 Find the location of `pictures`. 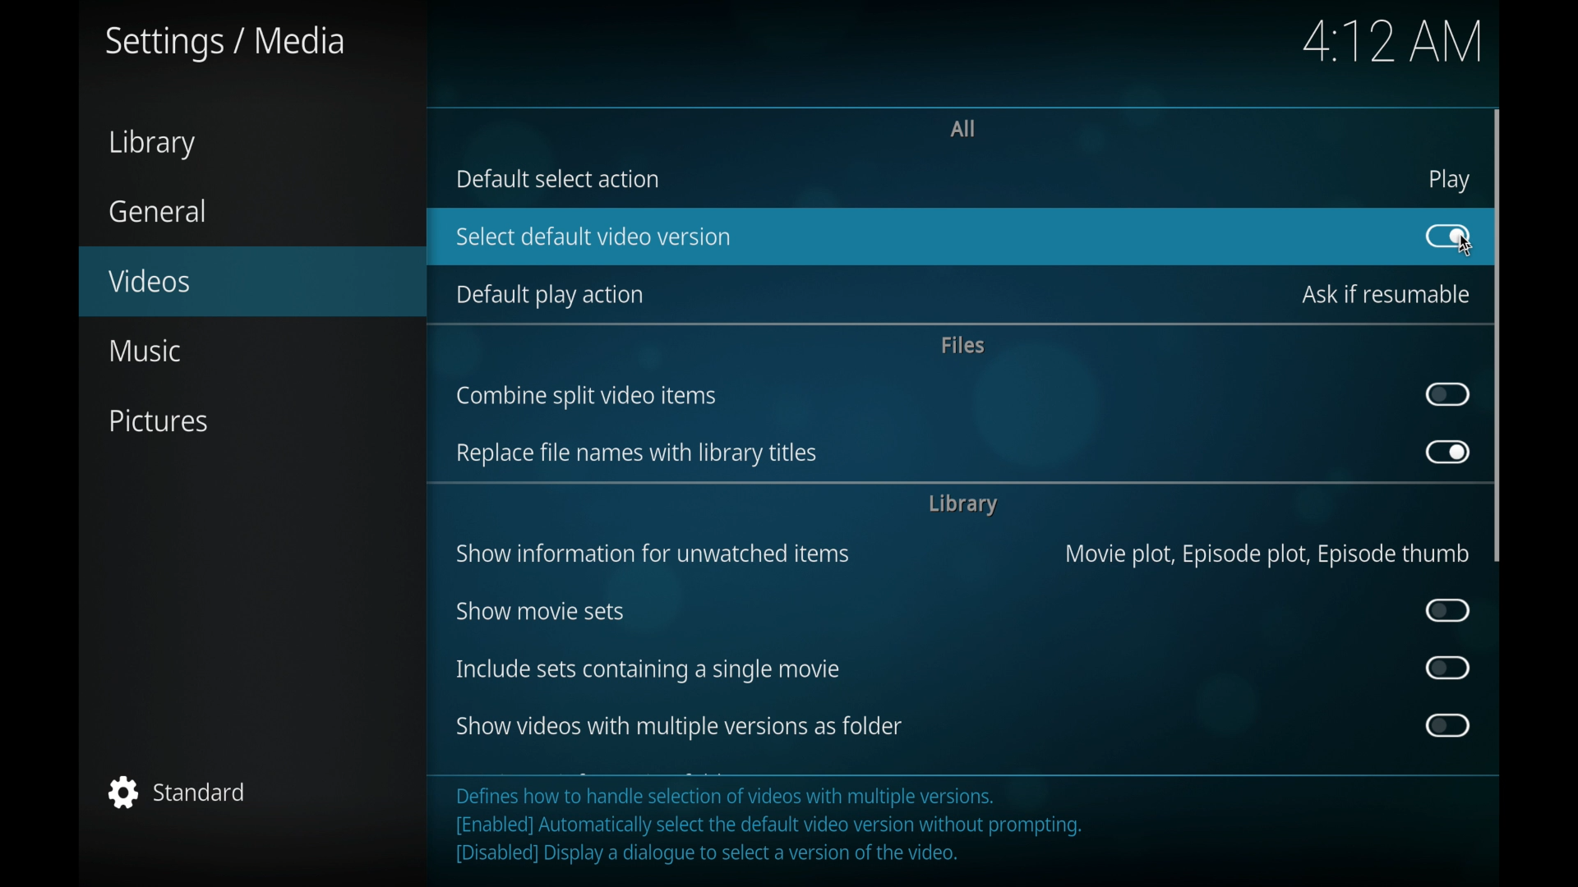

pictures is located at coordinates (161, 421).